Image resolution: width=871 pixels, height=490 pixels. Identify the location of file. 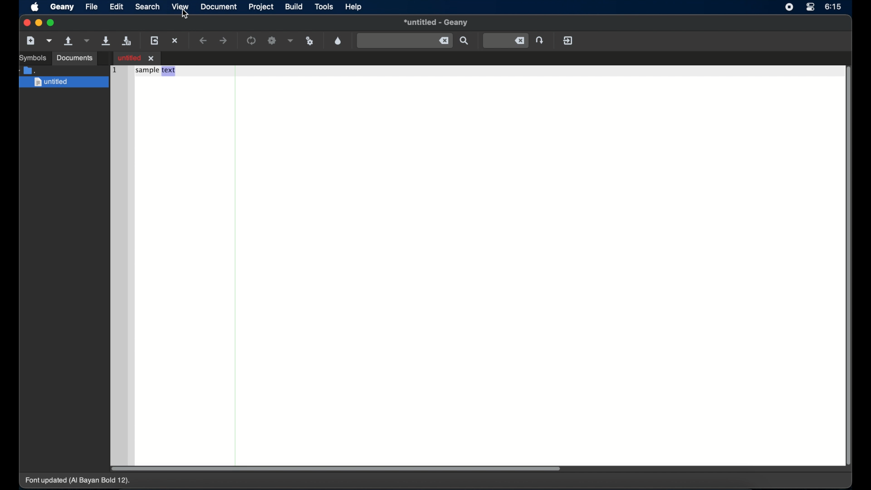
(92, 6).